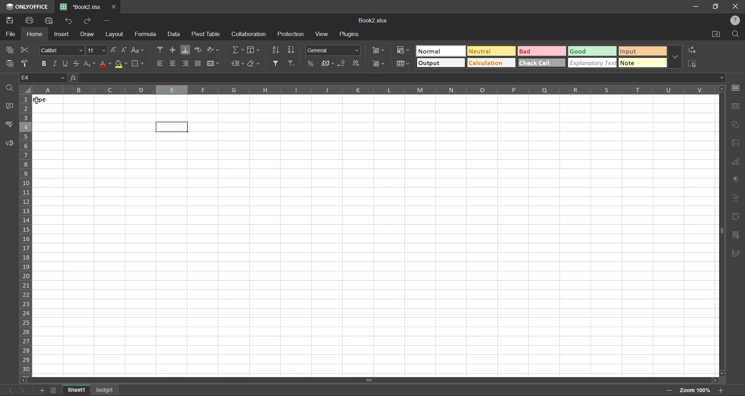  I want to click on filter, so click(275, 64).